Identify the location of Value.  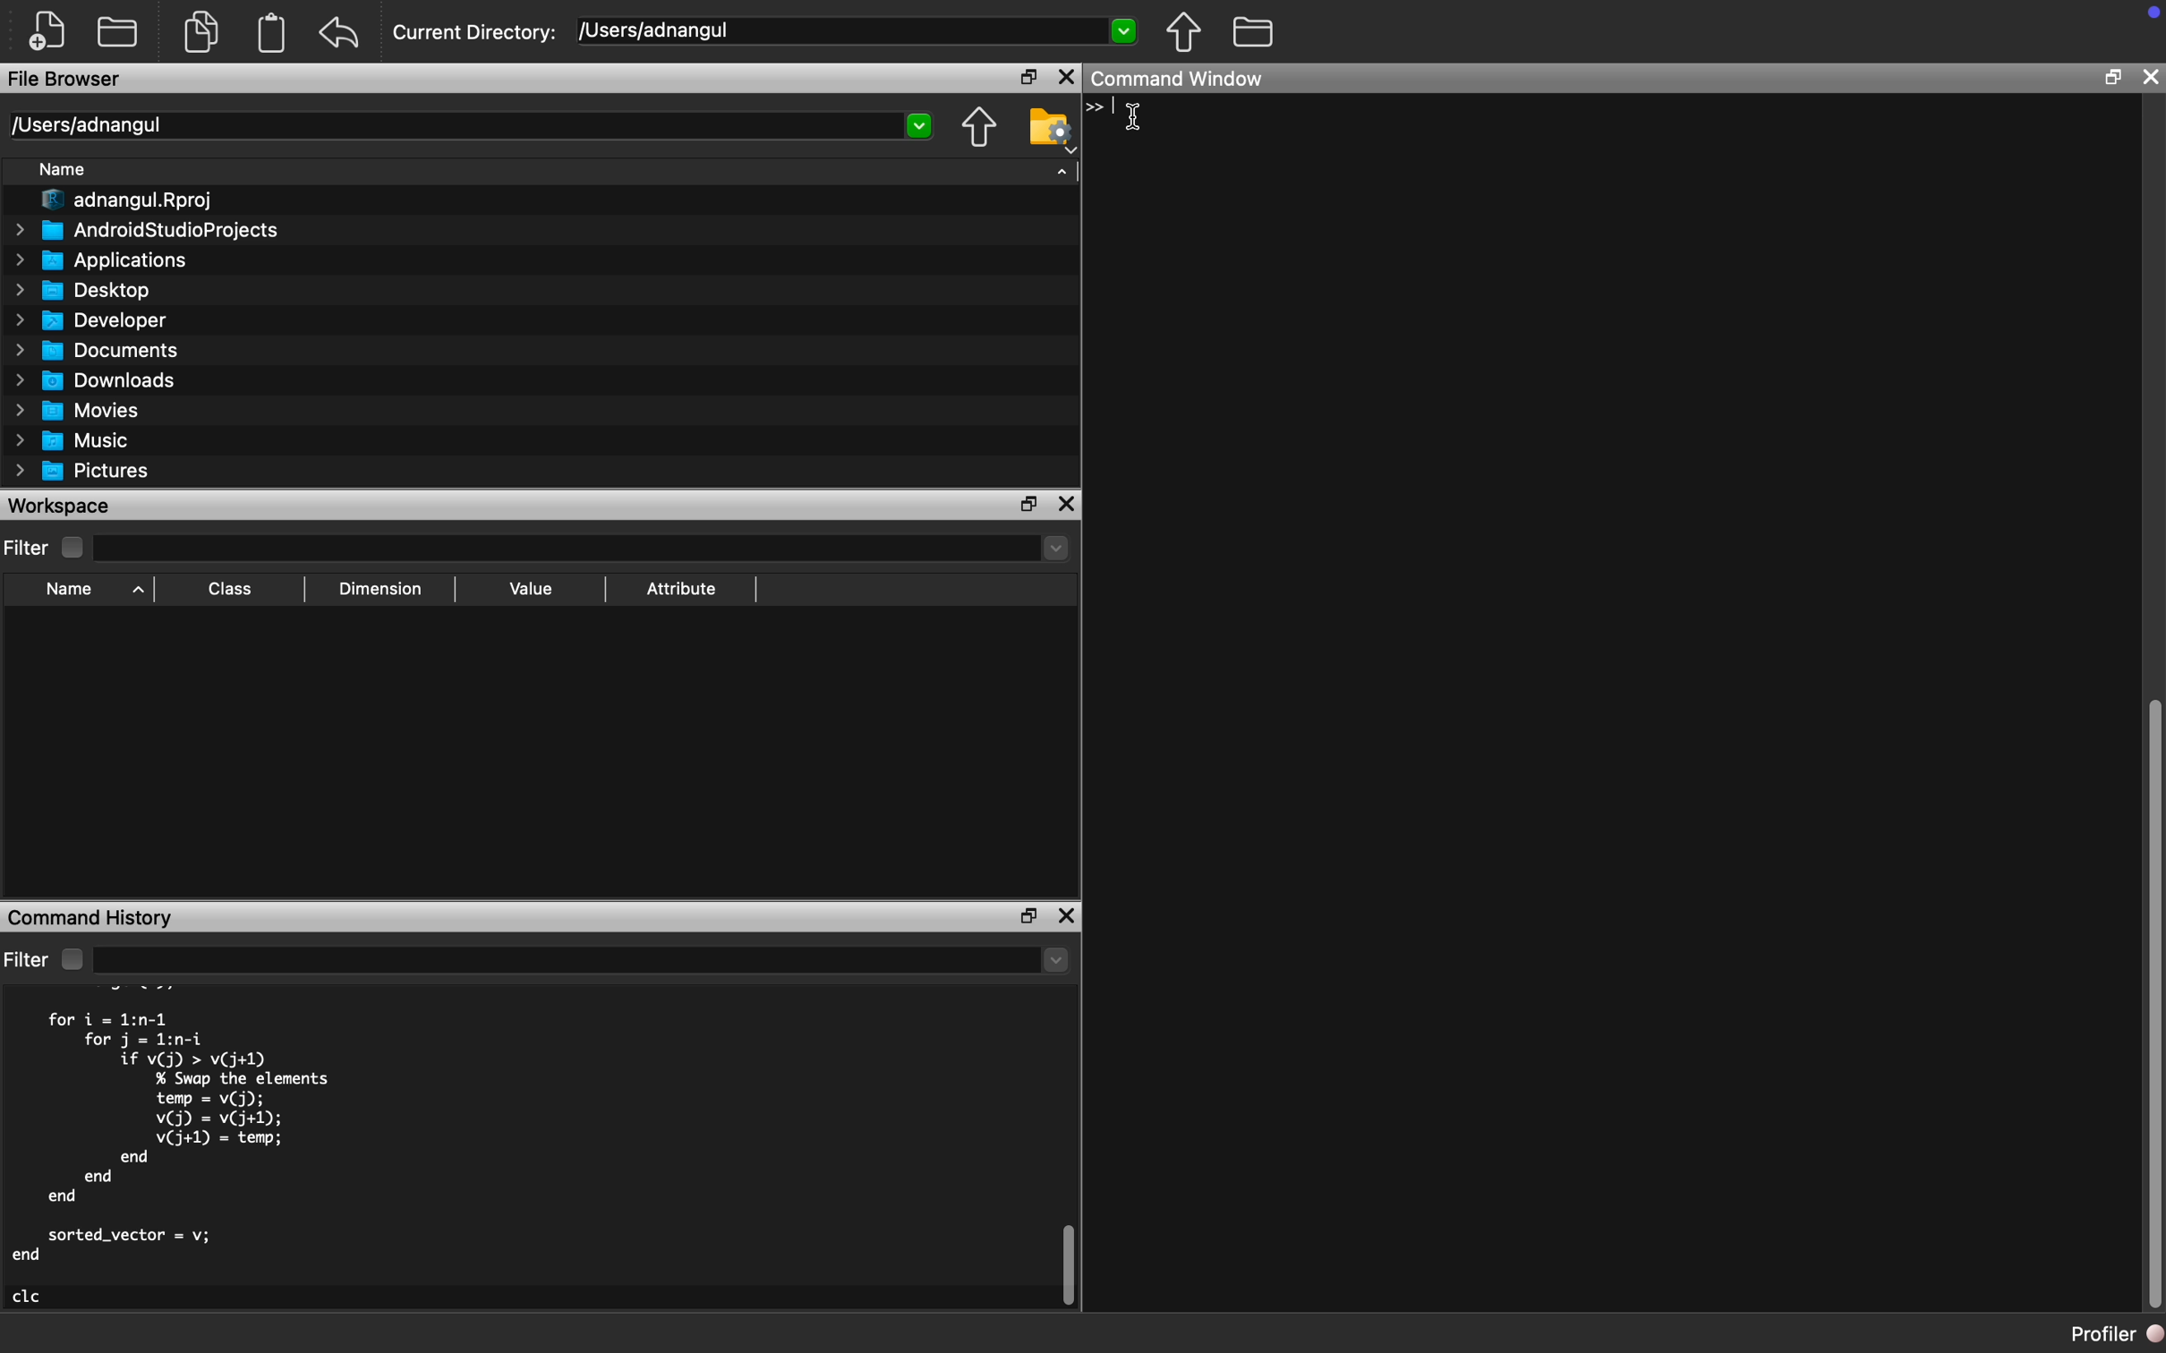
(529, 590).